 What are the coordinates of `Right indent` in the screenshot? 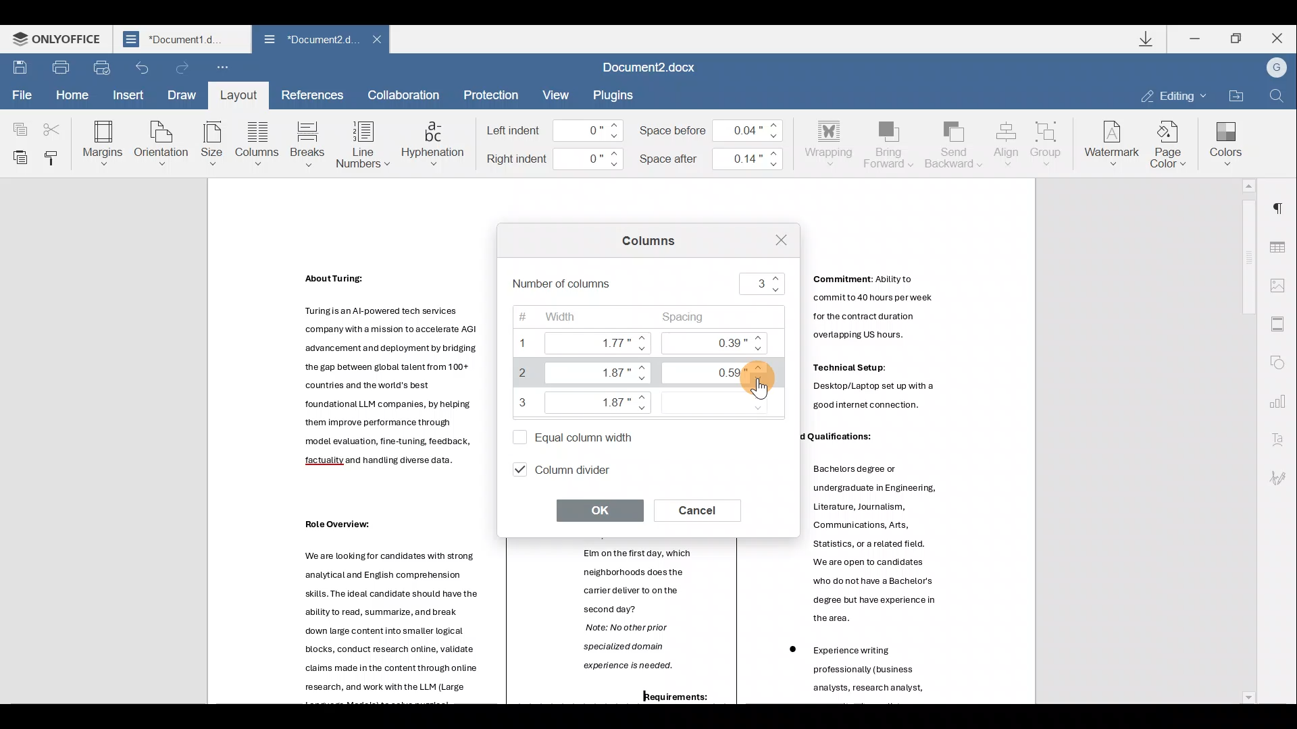 It's located at (555, 159).